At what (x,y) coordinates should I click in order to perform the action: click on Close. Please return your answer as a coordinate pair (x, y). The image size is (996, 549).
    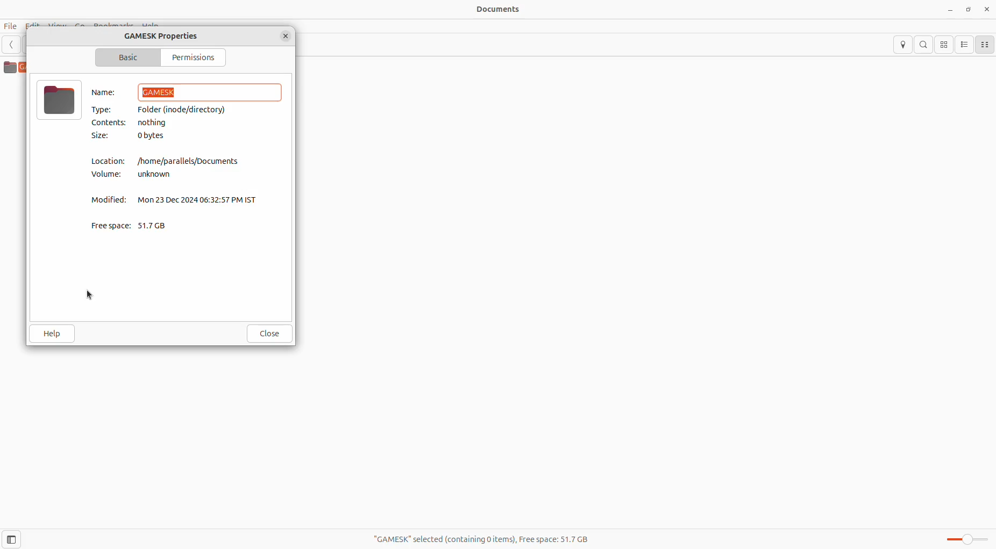
    Looking at the image, I should click on (270, 333).